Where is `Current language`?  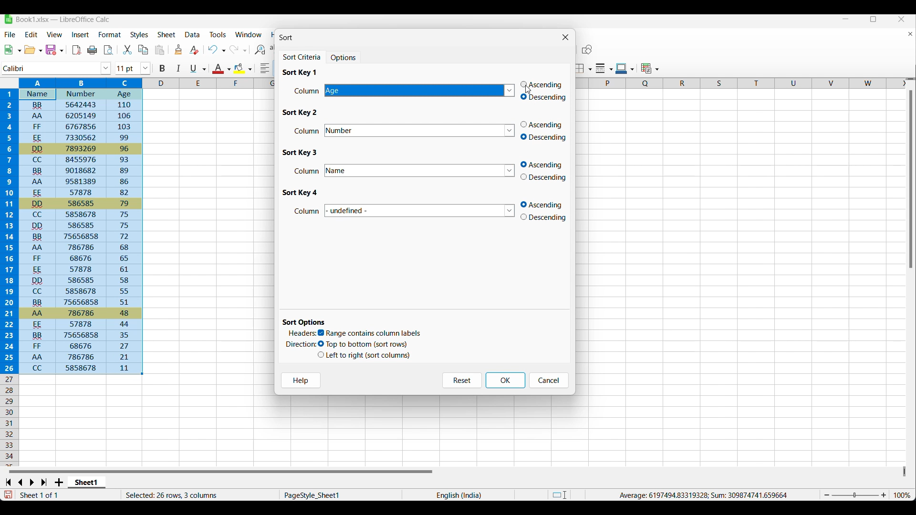
Current language is located at coordinates (458, 494).